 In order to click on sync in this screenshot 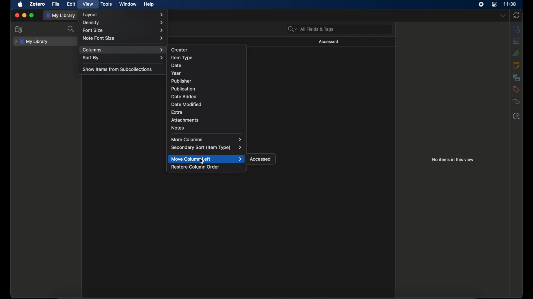, I will do `click(516, 16)`.